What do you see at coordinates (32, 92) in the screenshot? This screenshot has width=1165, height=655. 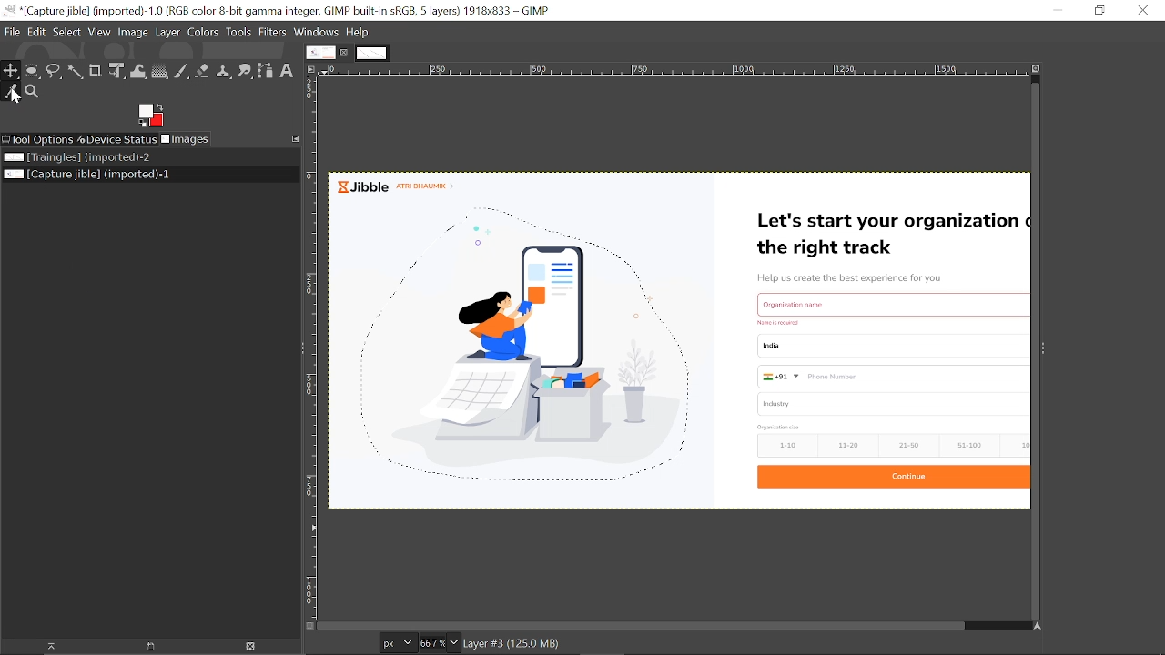 I see `Zoom tool` at bounding box center [32, 92].